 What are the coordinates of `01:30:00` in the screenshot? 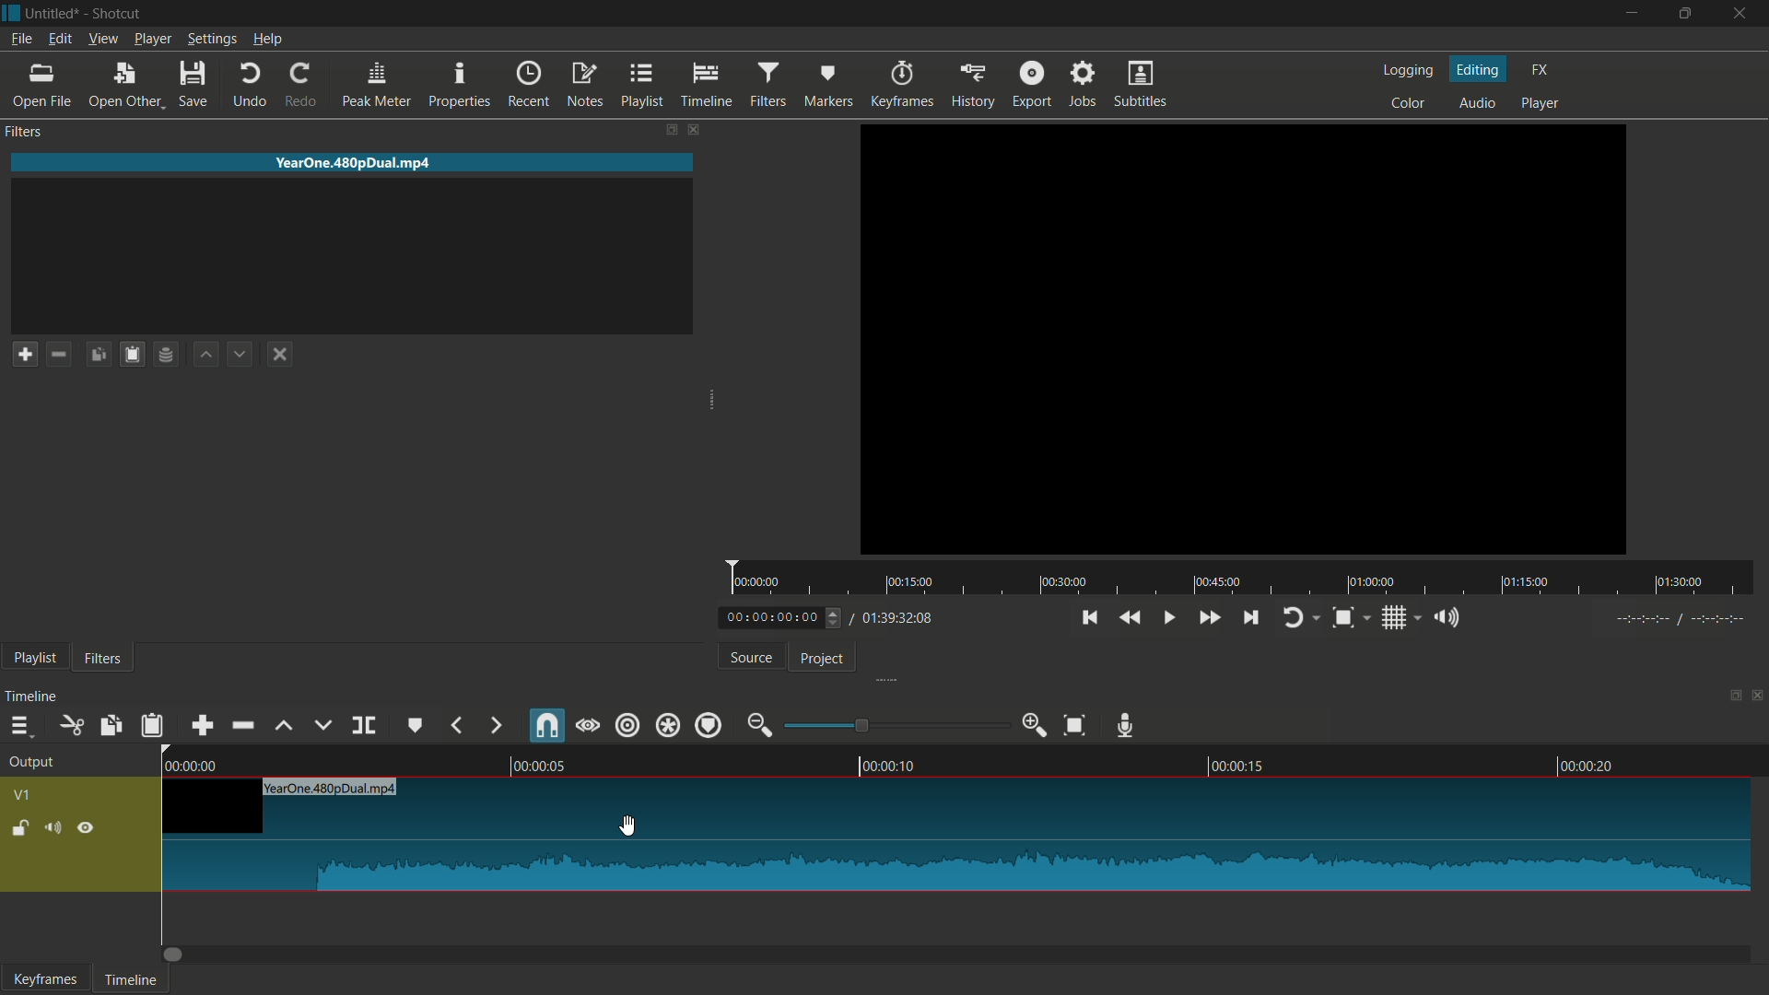 It's located at (1680, 583).